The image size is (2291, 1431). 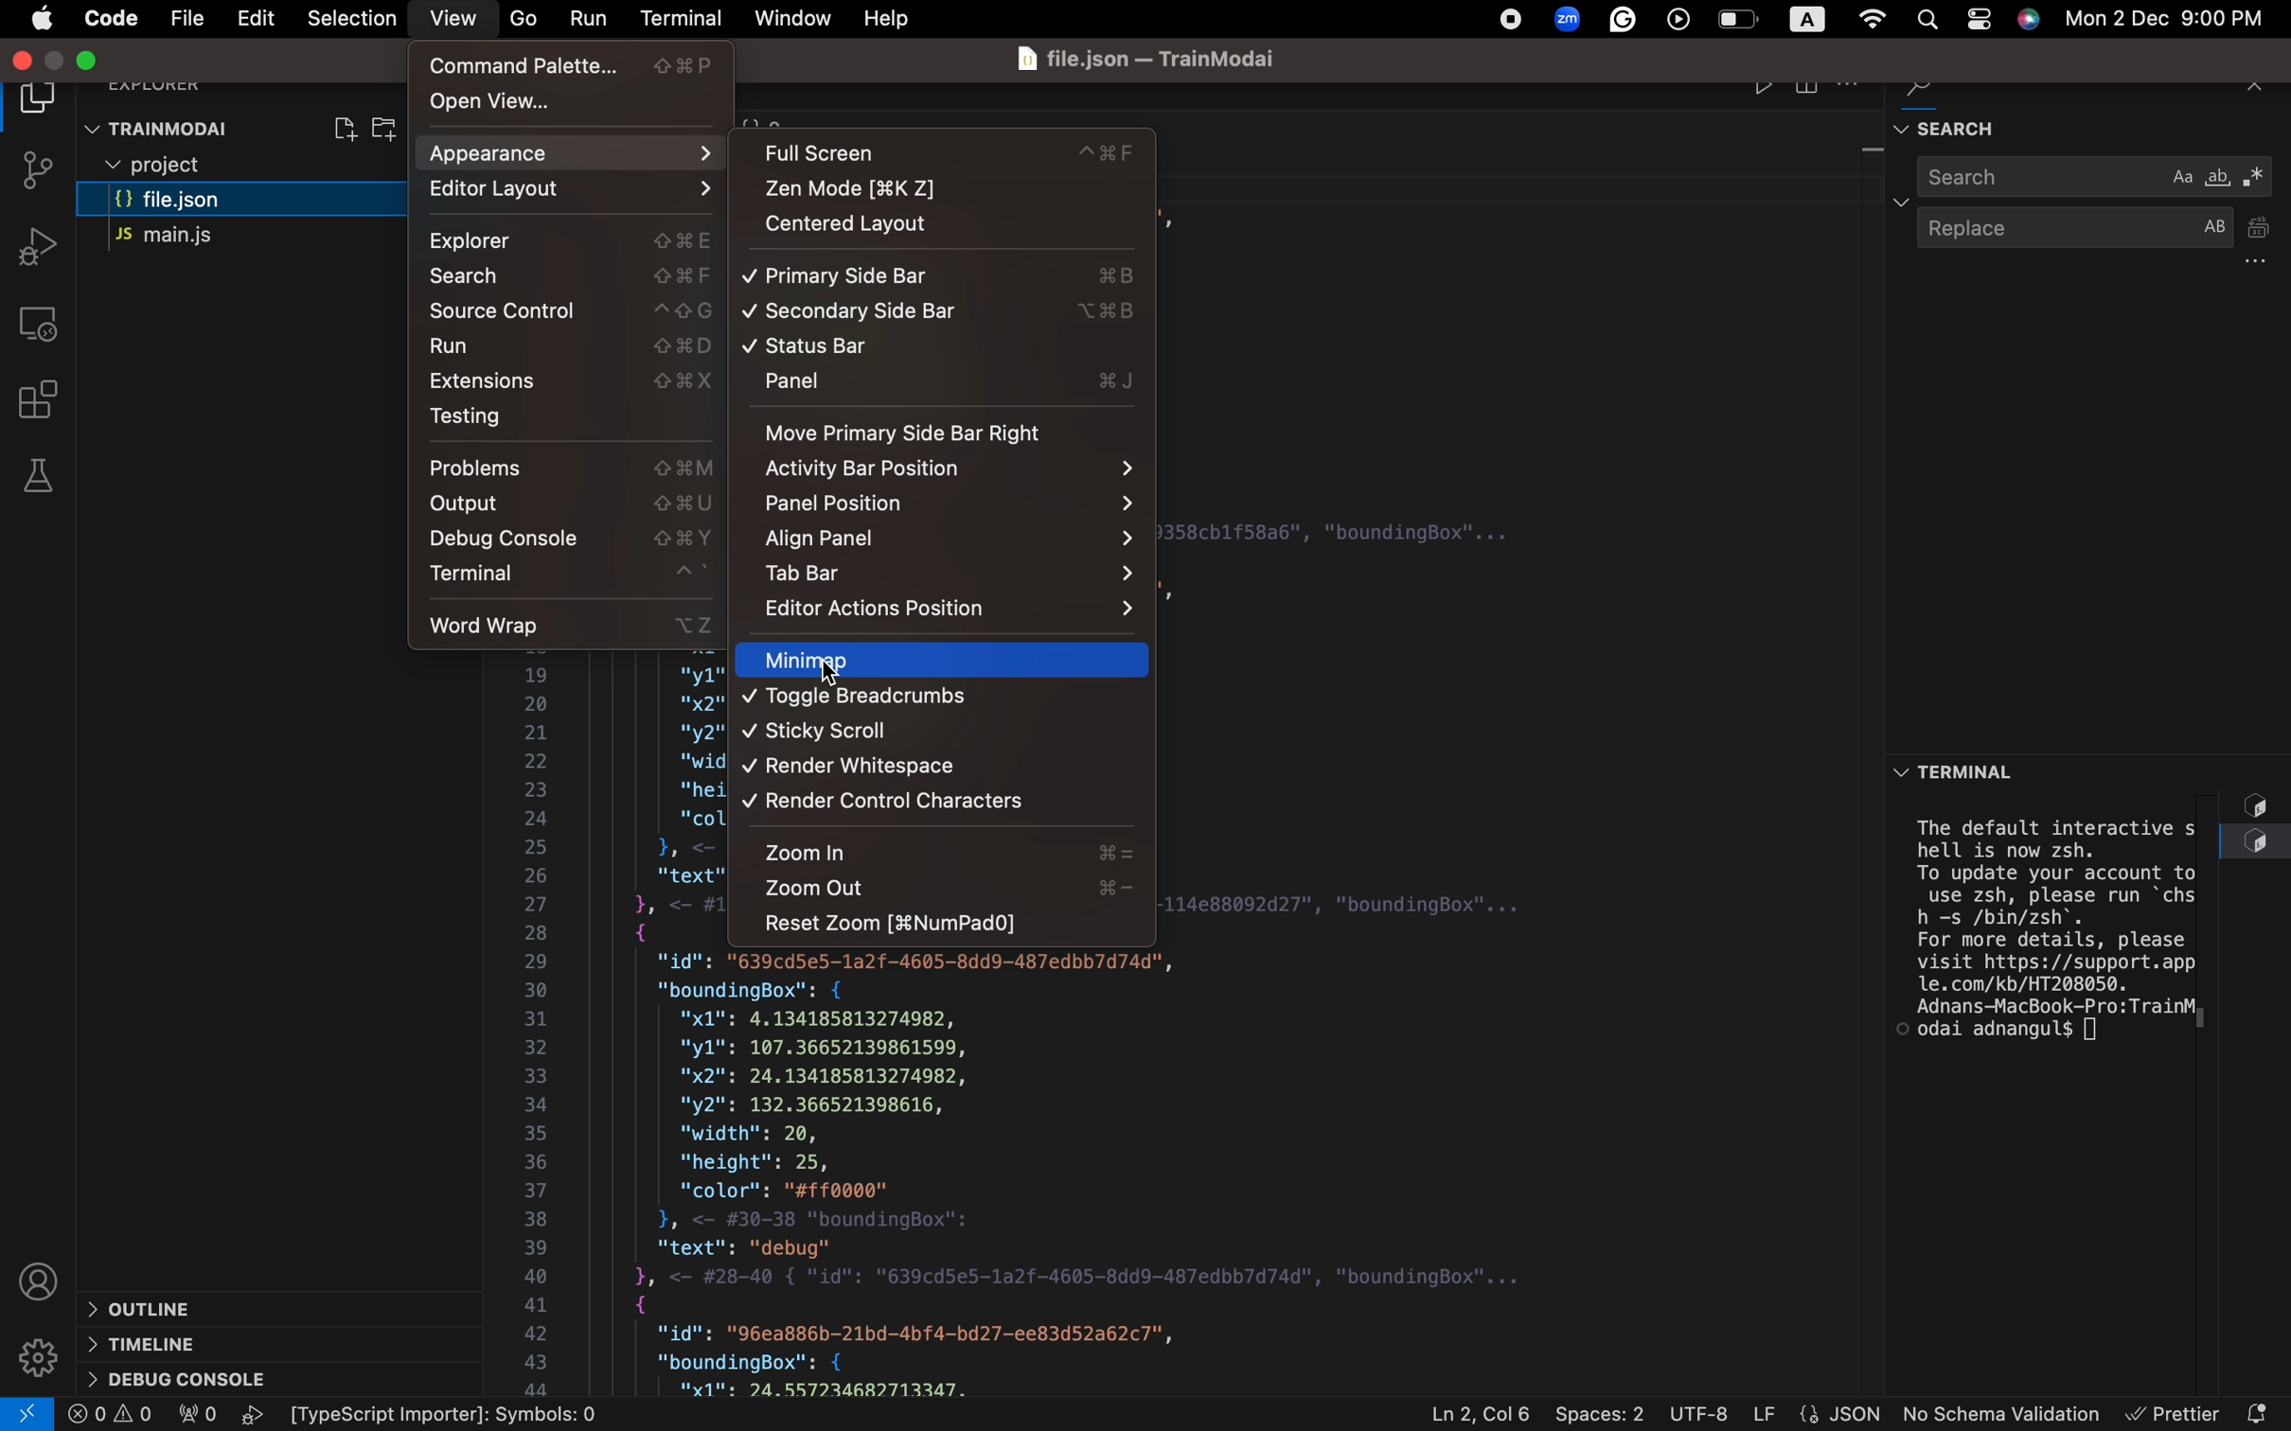 What do you see at coordinates (936, 272) in the screenshot?
I see `` at bounding box center [936, 272].